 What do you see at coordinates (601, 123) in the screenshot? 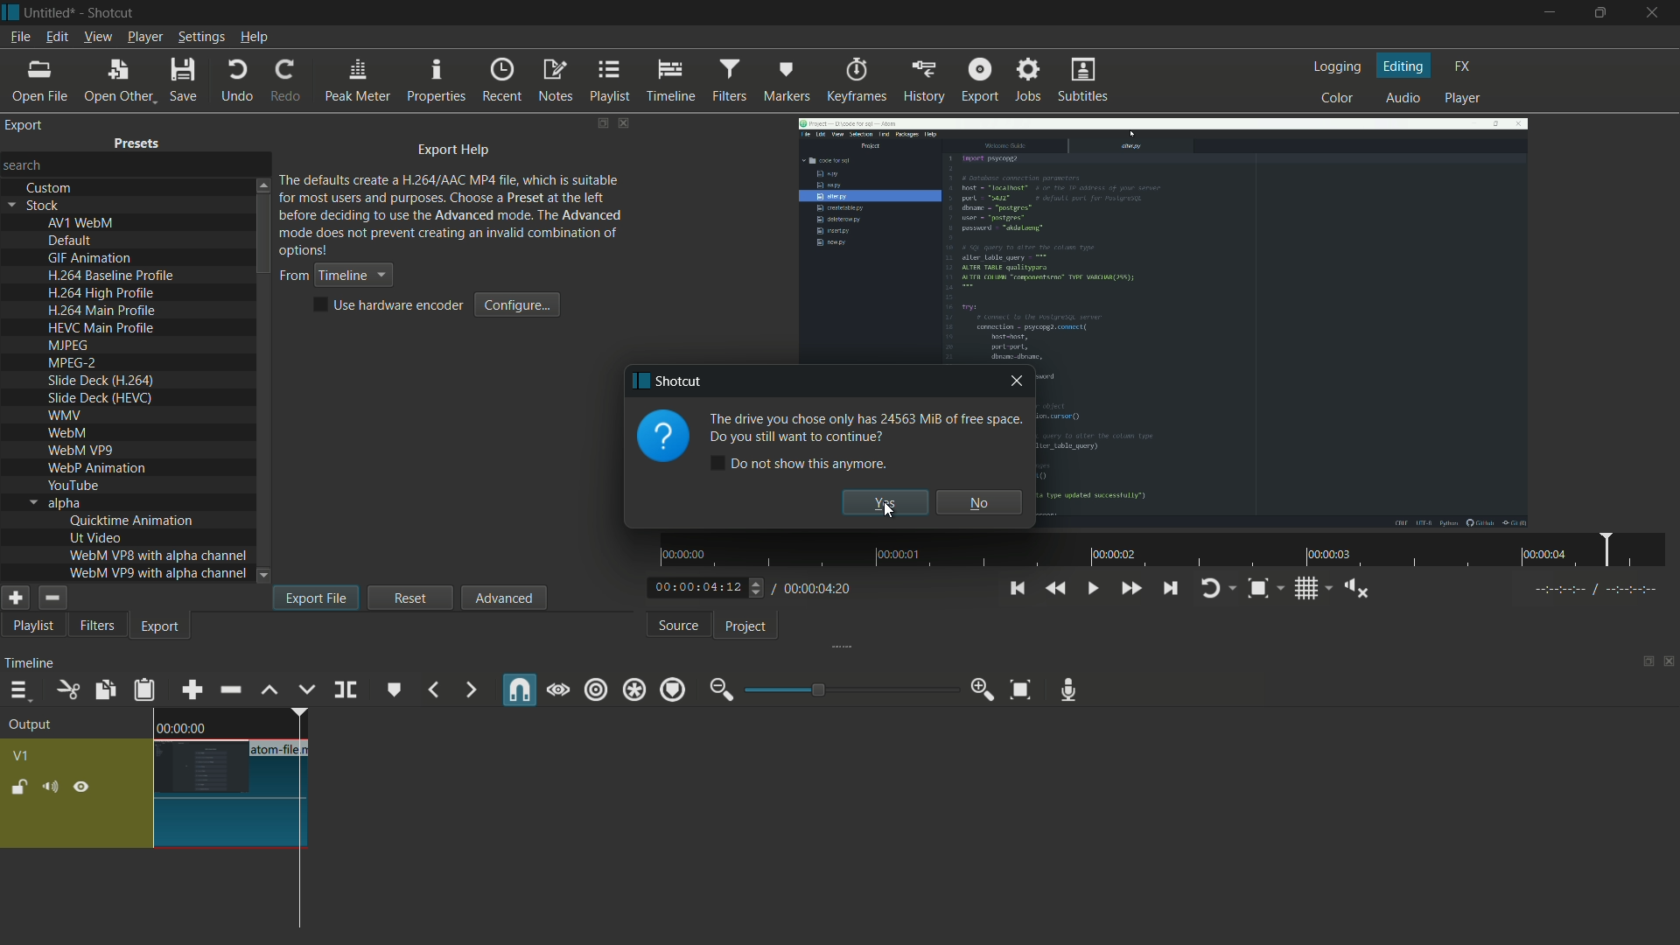
I see `change layout` at bounding box center [601, 123].